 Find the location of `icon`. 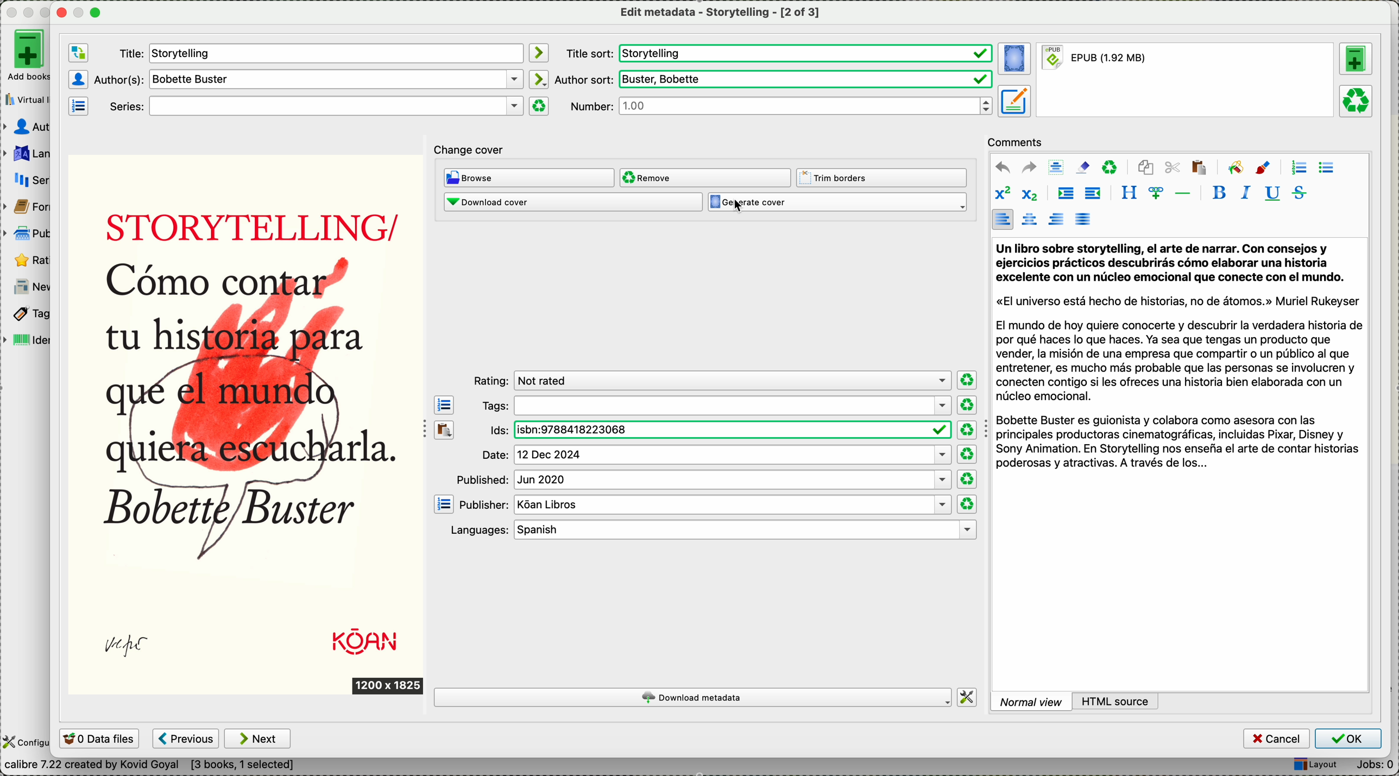

icon is located at coordinates (1235, 167).